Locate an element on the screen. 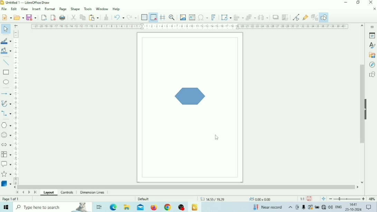 The height and width of the screenshot is (212, 377). Copy is located at coordinates (83, 17).